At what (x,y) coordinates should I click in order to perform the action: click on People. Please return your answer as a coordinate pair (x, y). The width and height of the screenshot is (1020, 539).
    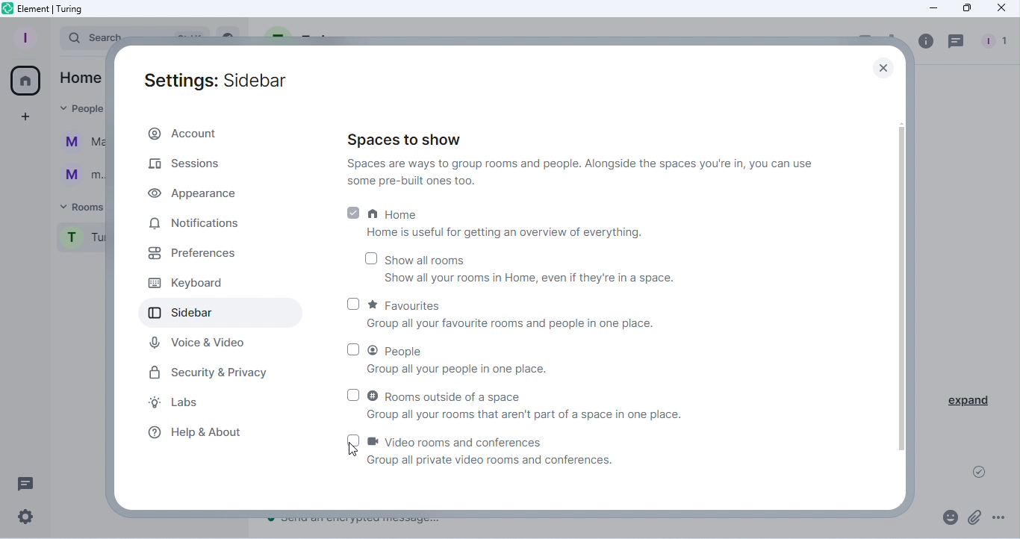
    Looking at the image, I should click on (81, 111).